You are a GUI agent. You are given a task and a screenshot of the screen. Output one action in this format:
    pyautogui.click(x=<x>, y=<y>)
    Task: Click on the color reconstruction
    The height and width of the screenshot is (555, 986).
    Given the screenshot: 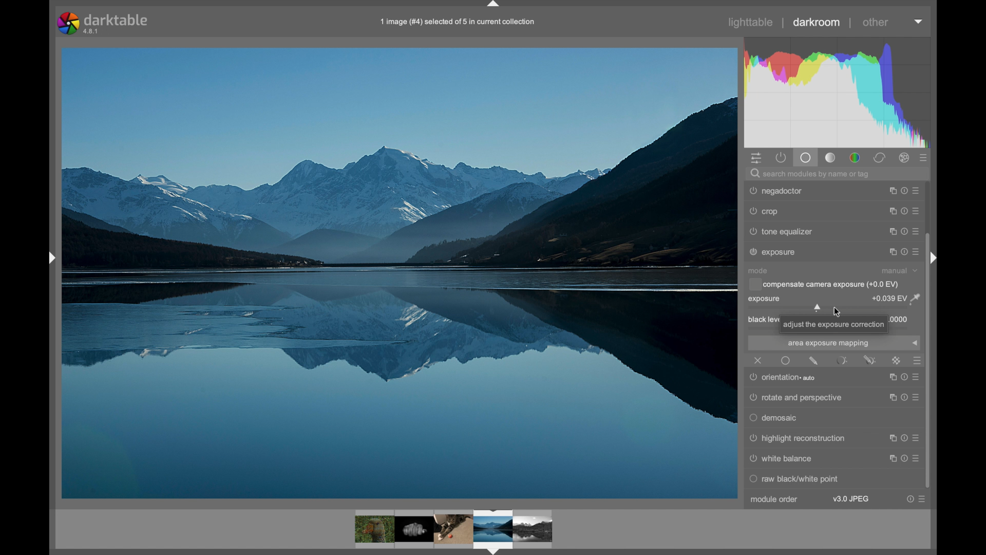 What is the action you would take?
    pyautogui.click(x=791, y=191)
    